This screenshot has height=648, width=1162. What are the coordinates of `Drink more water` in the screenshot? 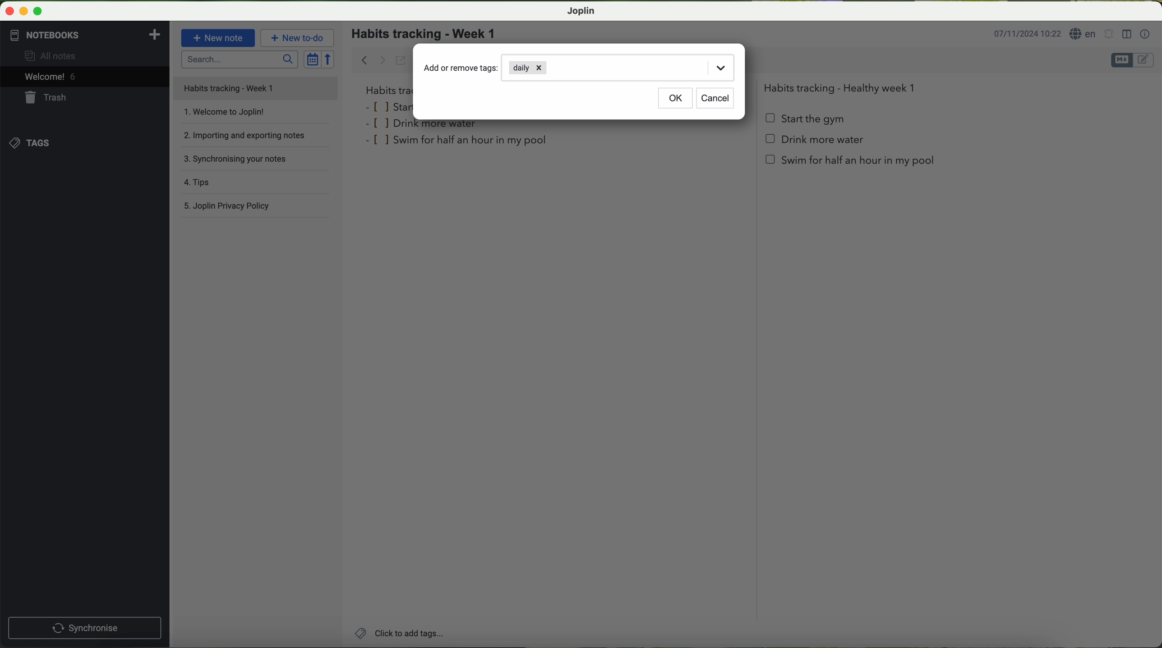 It's located at (815, 142).